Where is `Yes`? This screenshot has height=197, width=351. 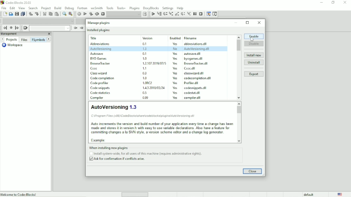
Yes is located at coordinates (175, 98).